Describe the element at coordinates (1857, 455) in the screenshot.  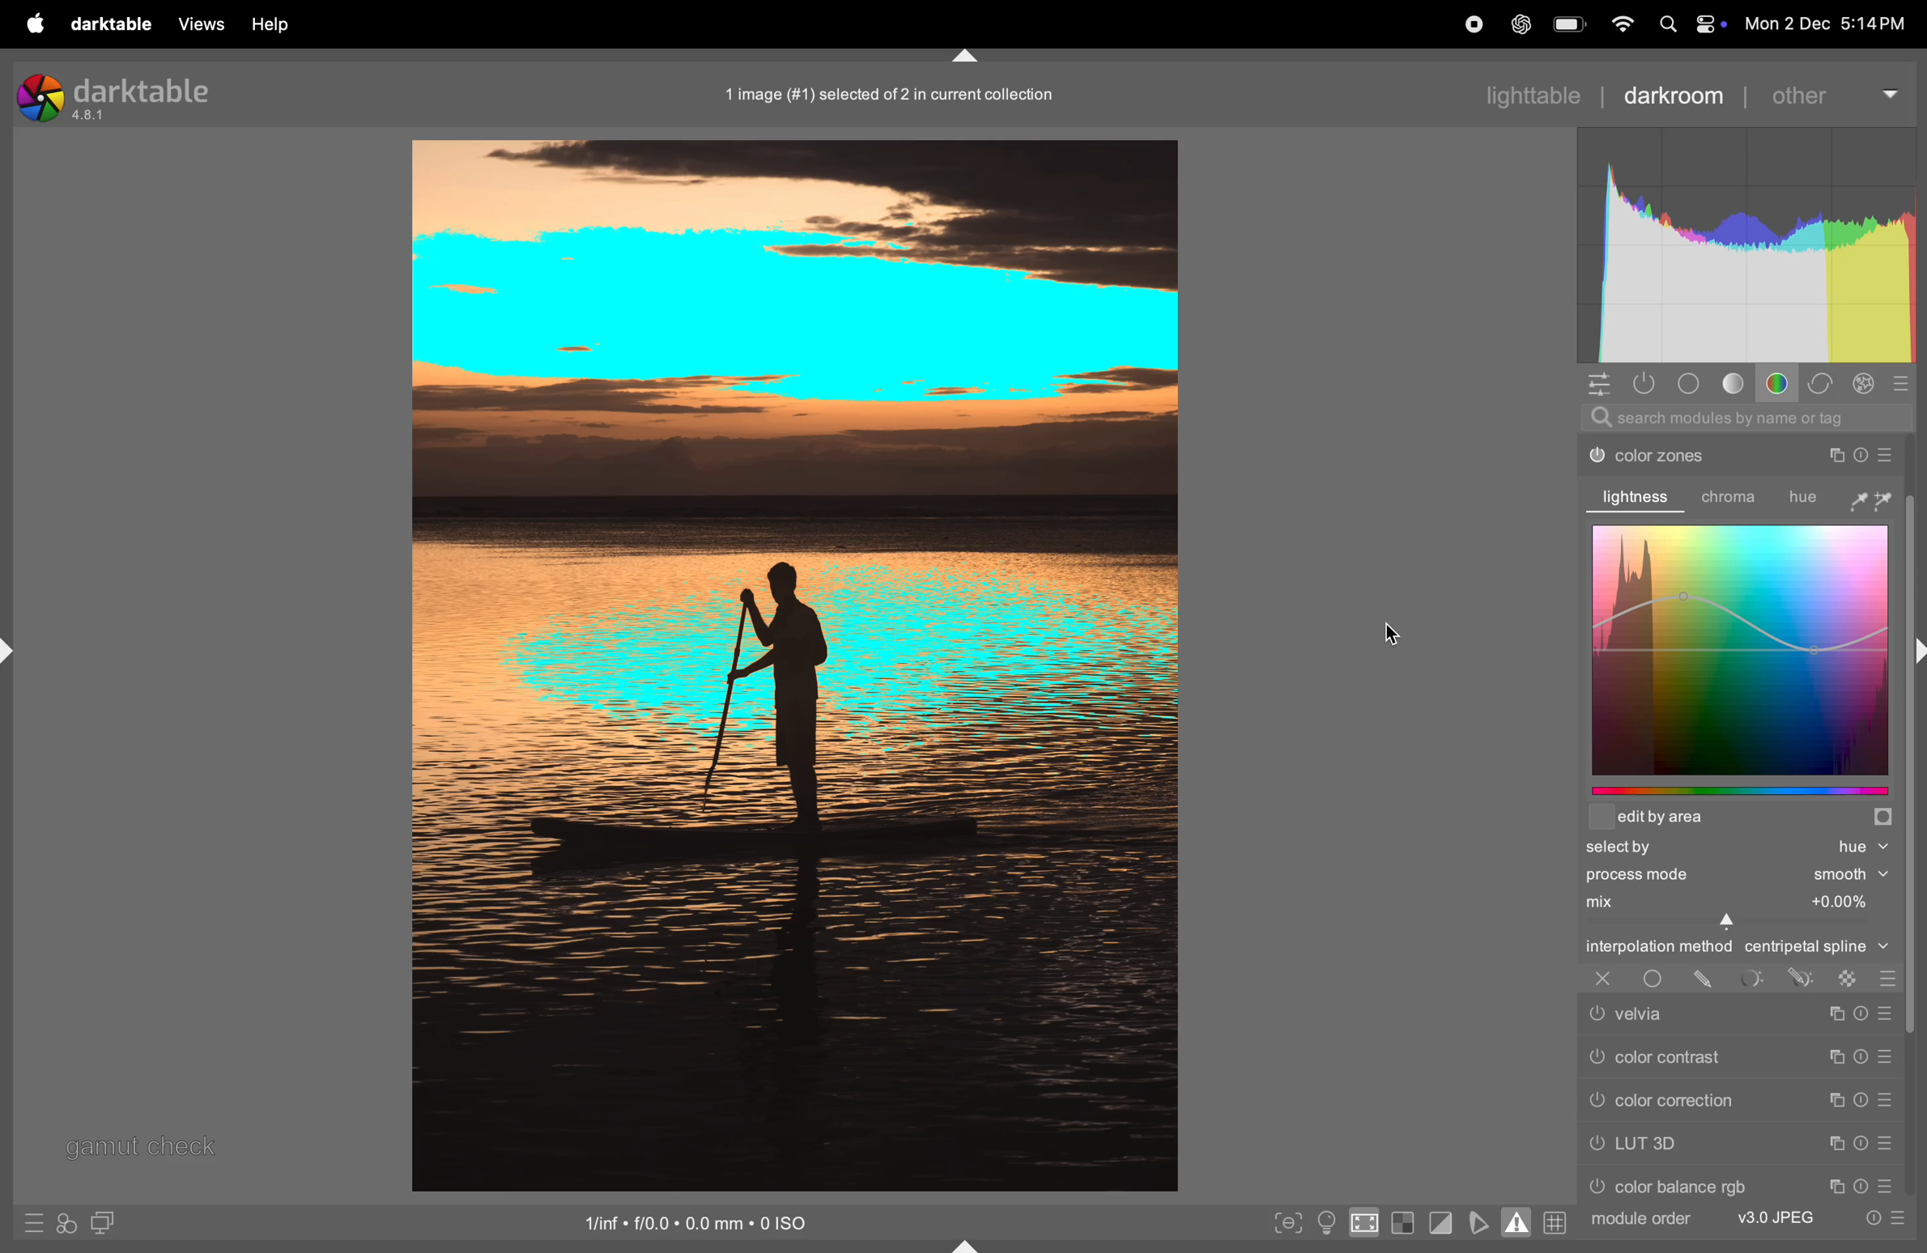
I see `Timer` at that location.